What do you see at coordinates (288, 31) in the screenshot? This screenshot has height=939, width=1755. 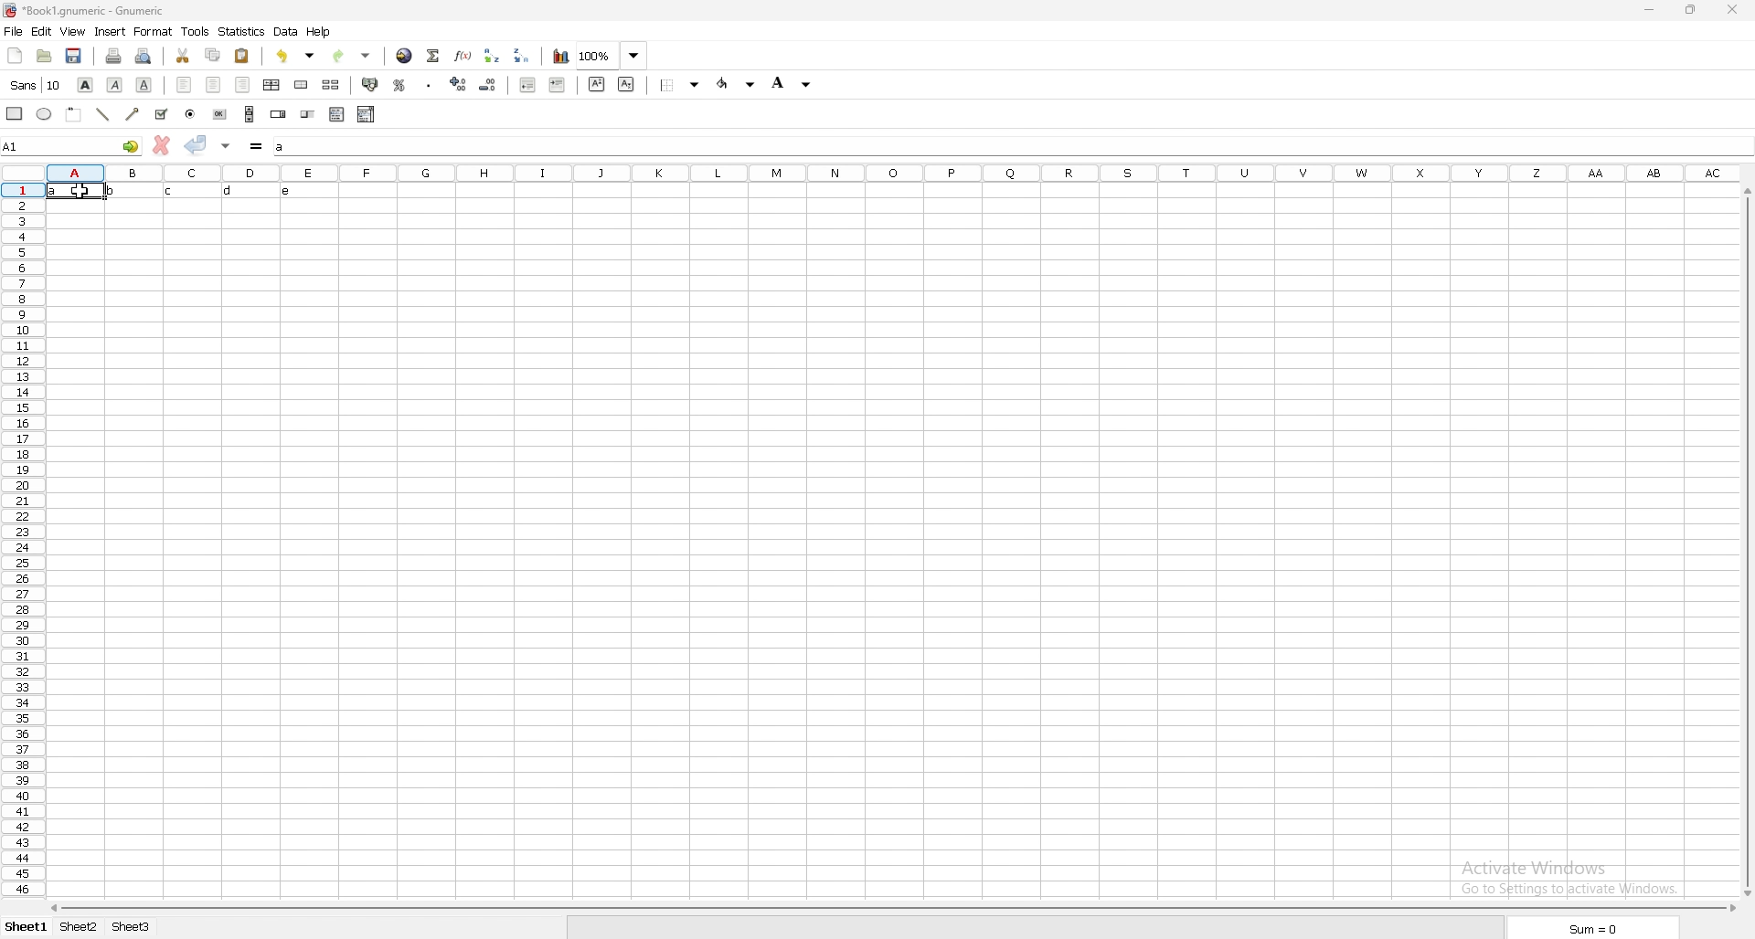 I see `data` at bounding box center [288, 31].